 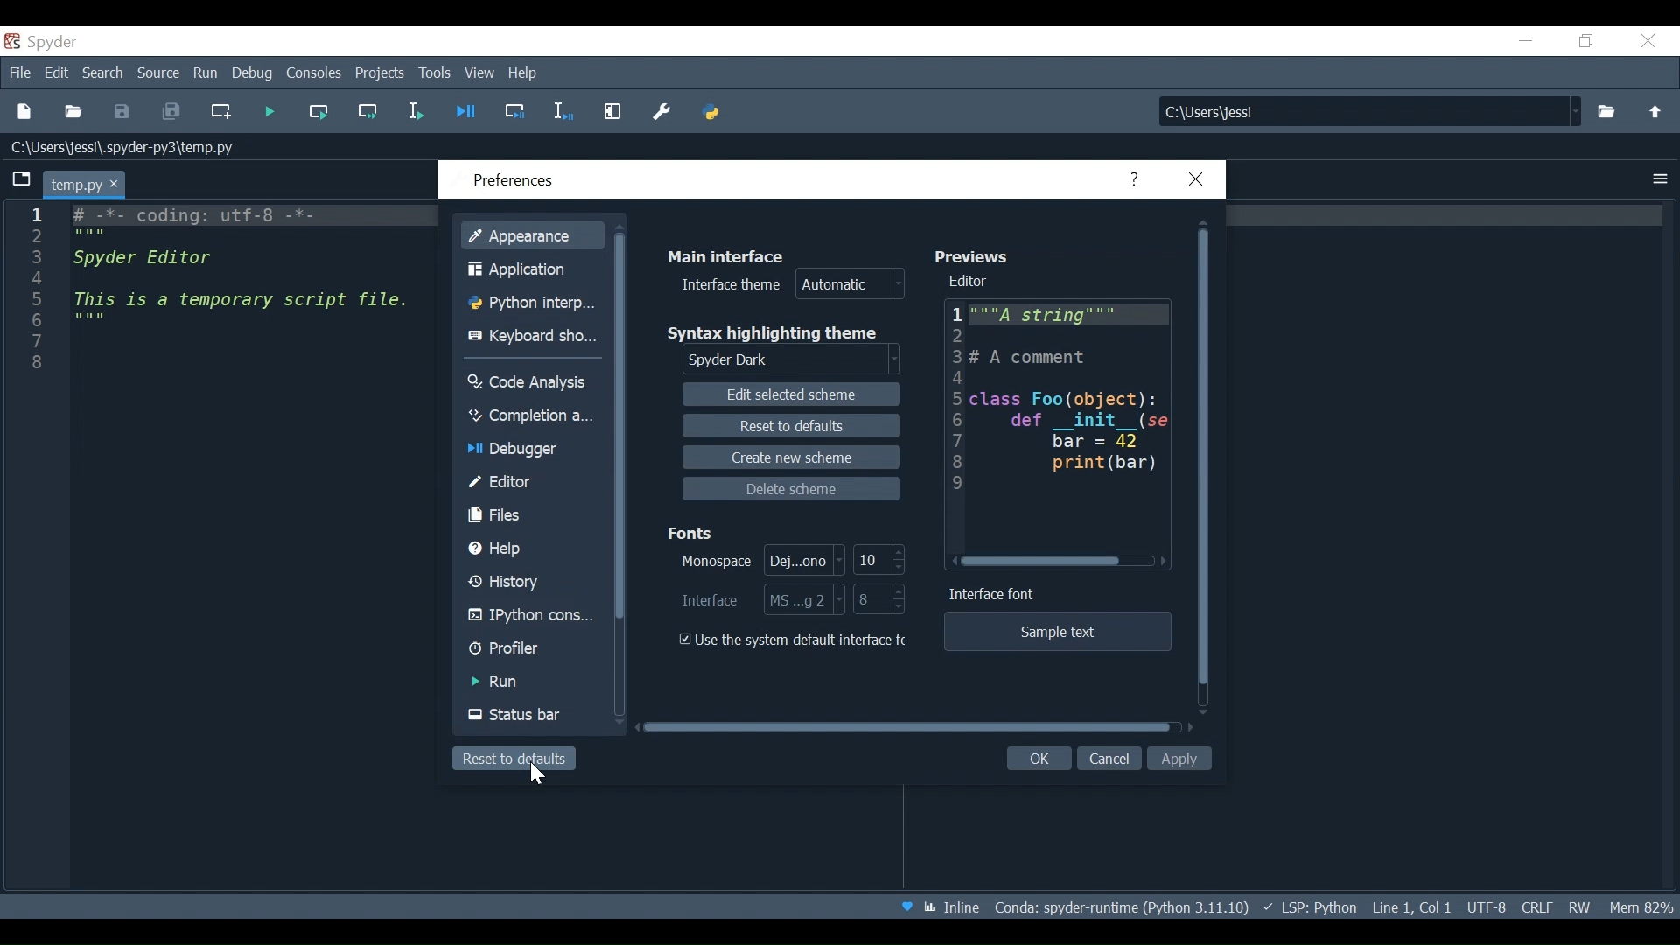 What do you see at coordinates (537, 776) in the screenshot?
I see `Cursor ` at bounding box center [537, 776].